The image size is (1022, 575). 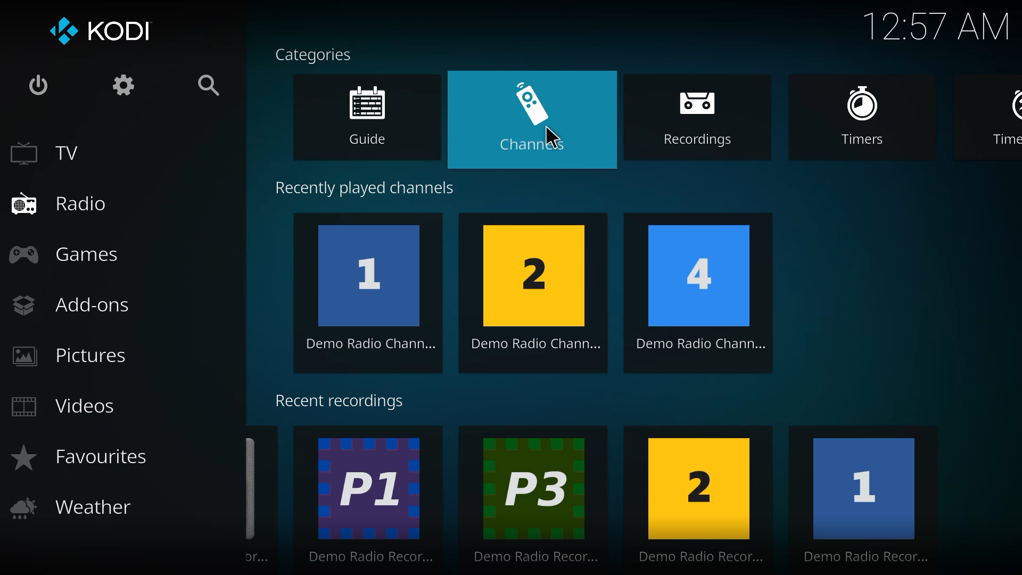 I want to click on weather, so click(x=74, y=508).